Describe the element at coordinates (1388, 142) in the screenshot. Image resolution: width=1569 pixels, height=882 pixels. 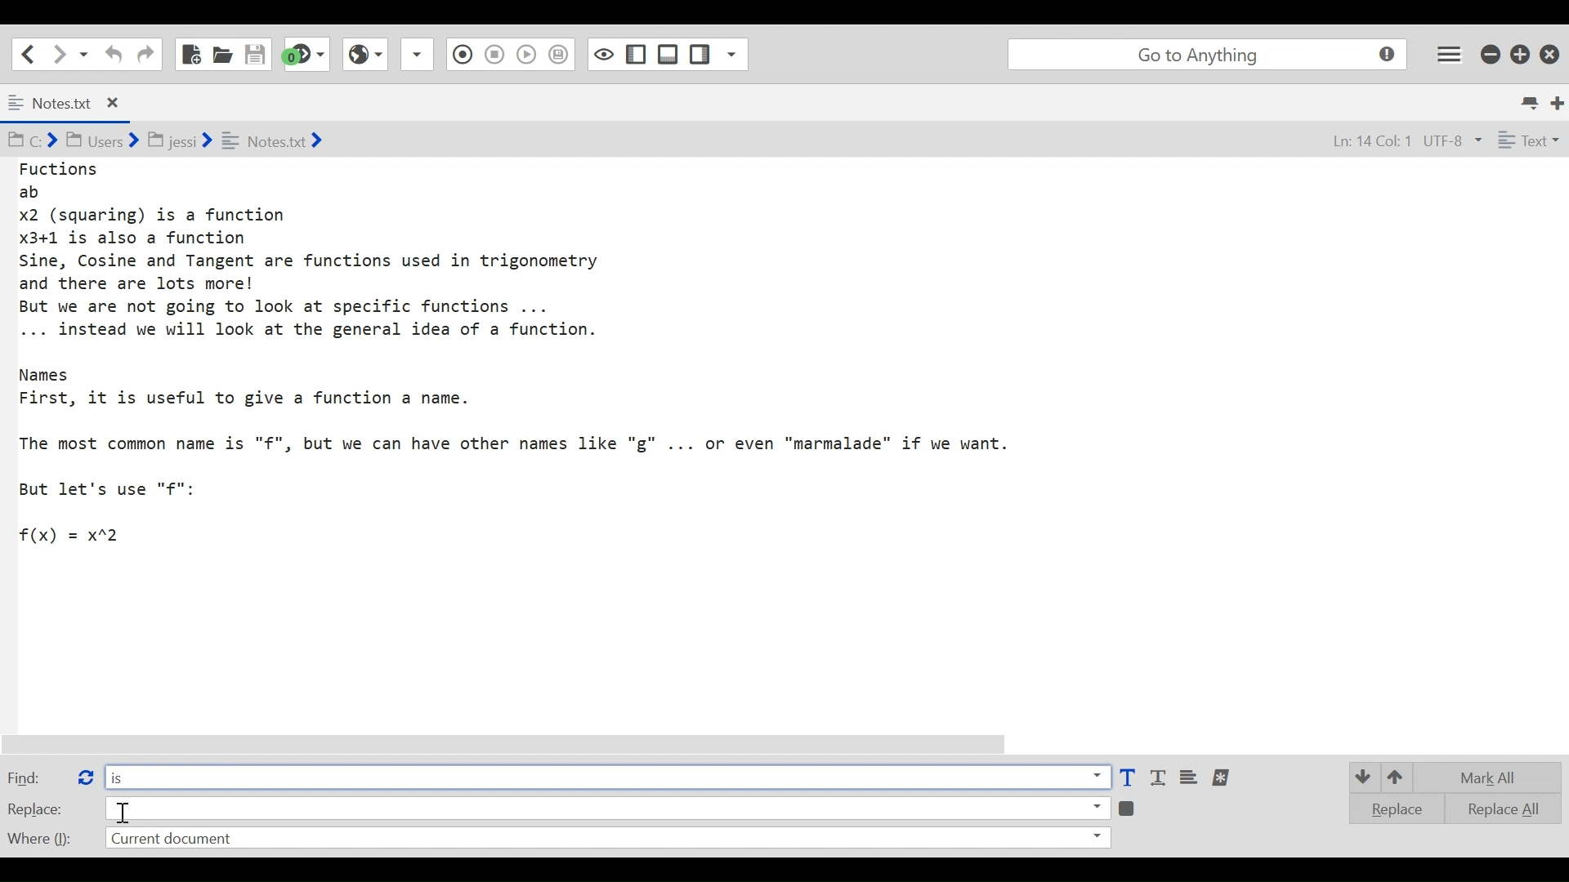
I see `Ln: 17 Col: 11 UTF-8` at that location.